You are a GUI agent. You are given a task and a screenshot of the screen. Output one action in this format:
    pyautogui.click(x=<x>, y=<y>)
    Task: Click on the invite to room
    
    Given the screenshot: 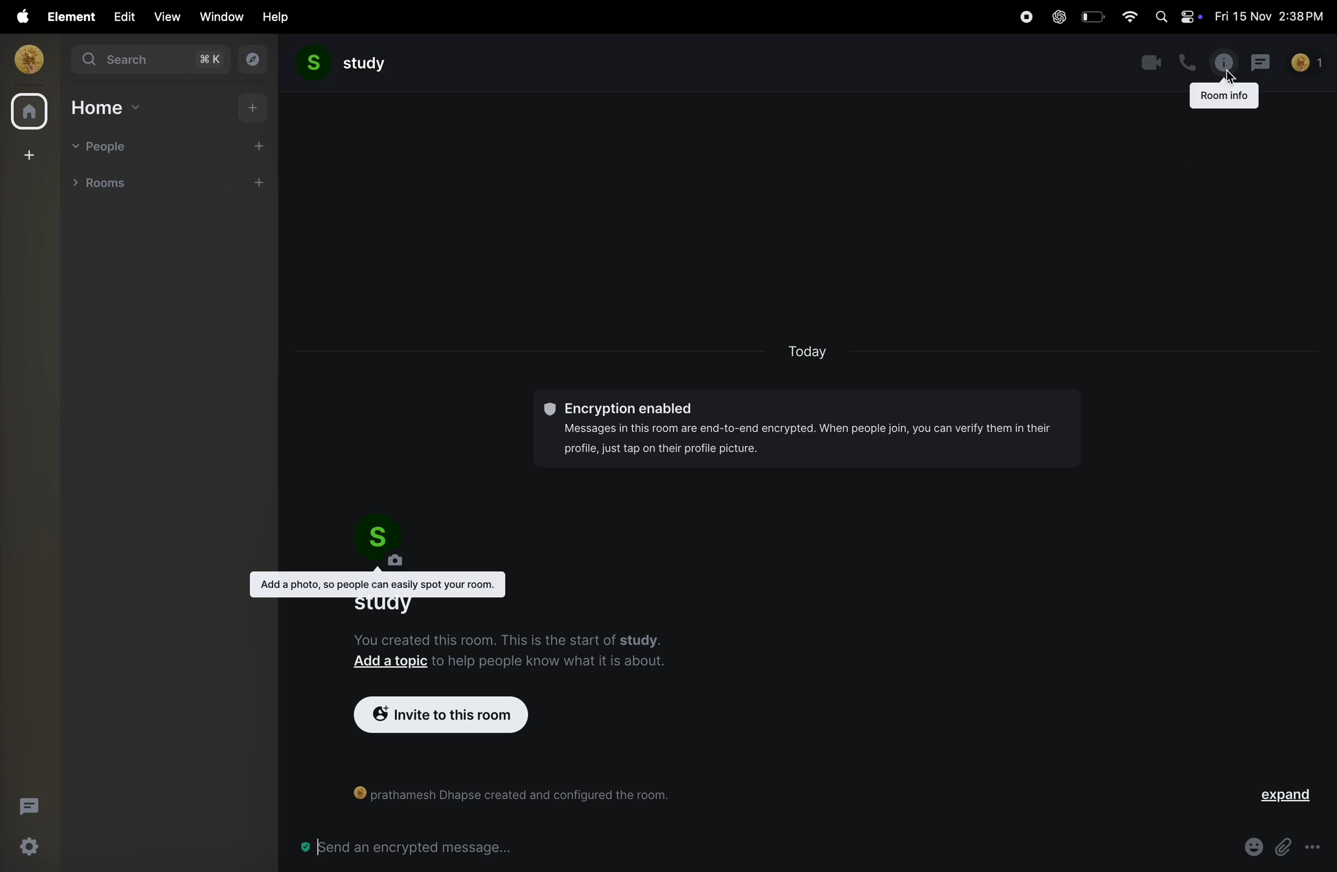 What is the action you would take?
    pyautogui.click(x=443, y=716)
    